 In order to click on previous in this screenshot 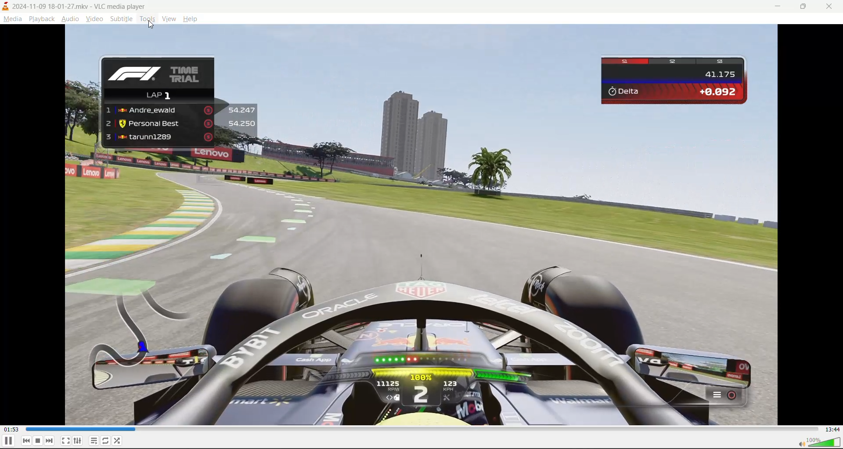, I will do `click(27, 441)`.